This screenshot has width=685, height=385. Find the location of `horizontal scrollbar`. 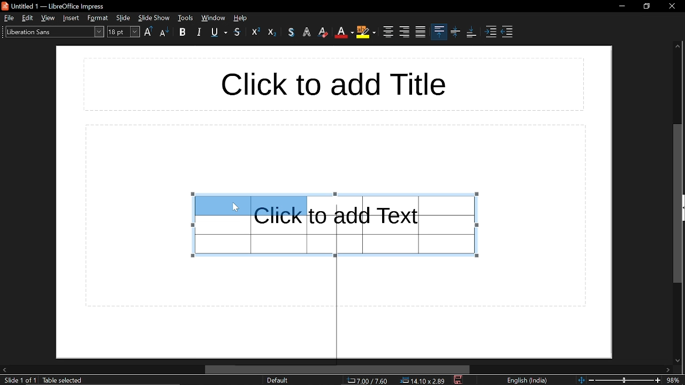

horizontal scrollbar is located at coordinates (338, 369).